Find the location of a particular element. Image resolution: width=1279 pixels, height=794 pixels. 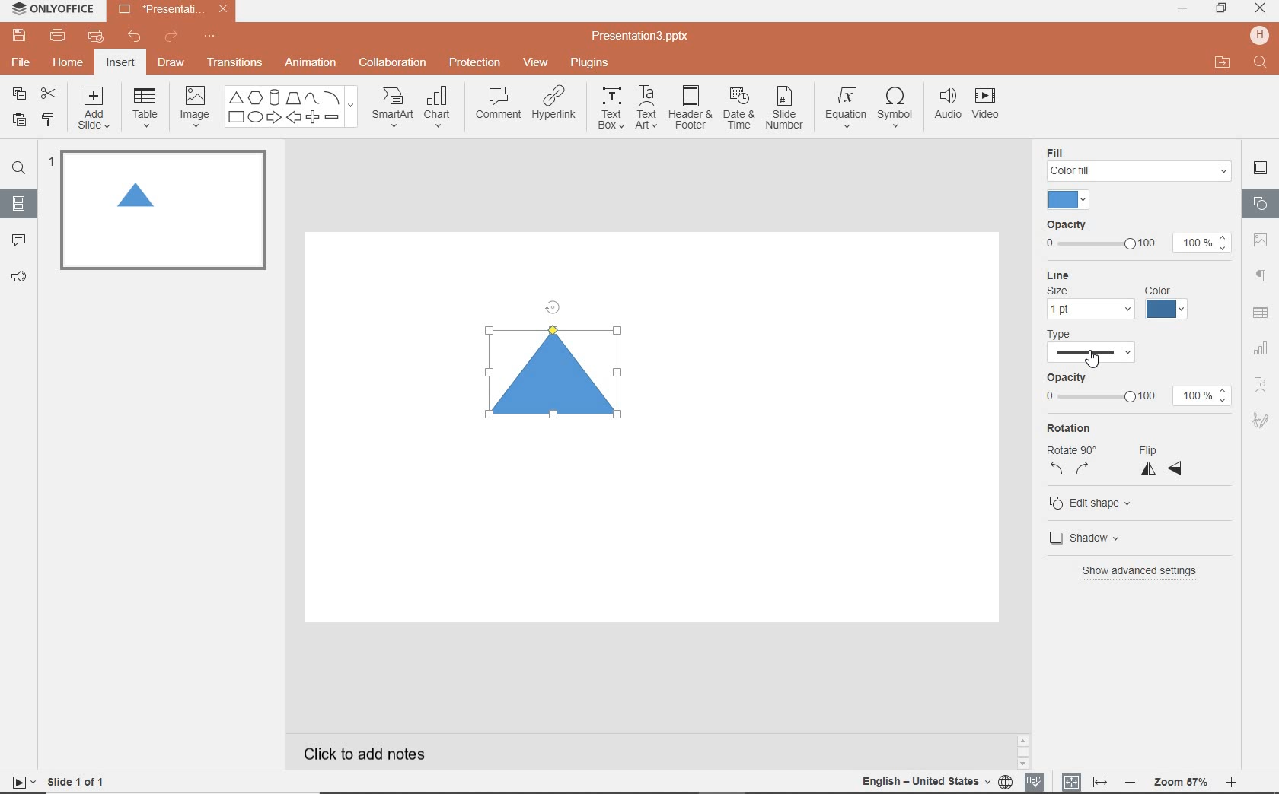

zoom out is located at coordinates (1133, 783).